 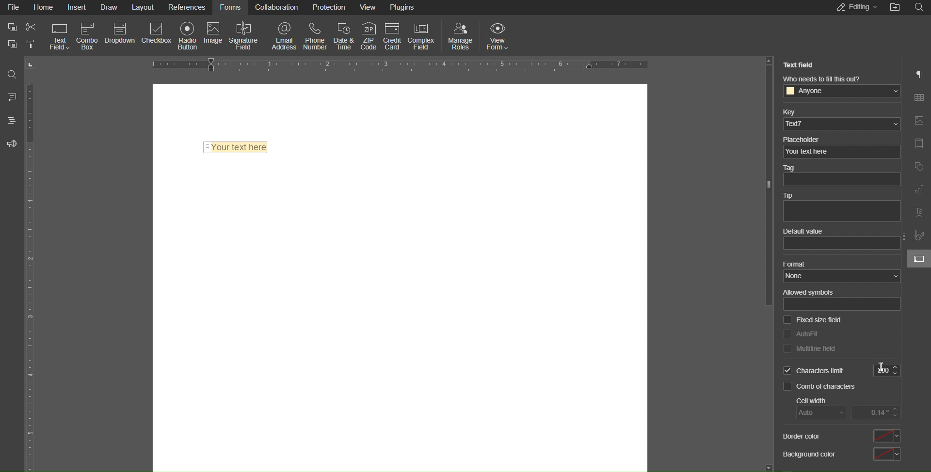 I want to click on Multiline Field, so click(x=809, y=349).